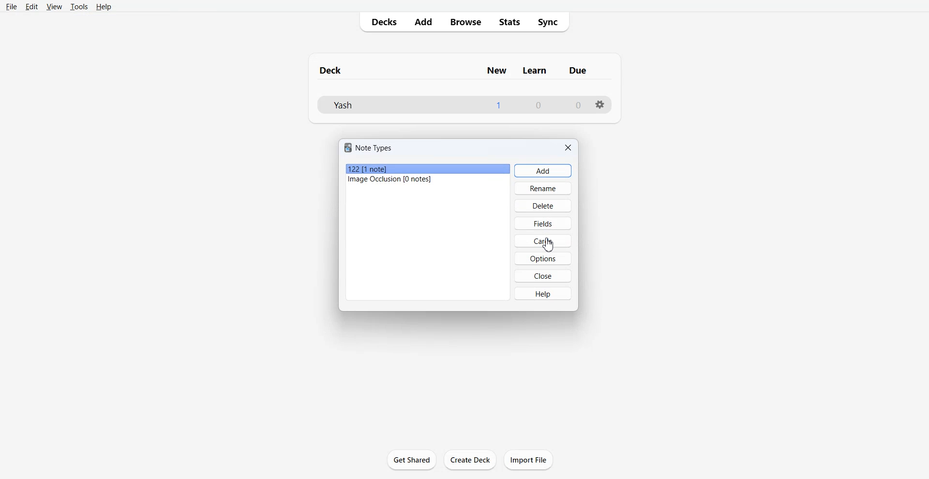 This screenshot has width=929, height=479. What do you see at coordinates (543, 293) in the screenshot?
I see `Help` at bounding box center [543, 293].